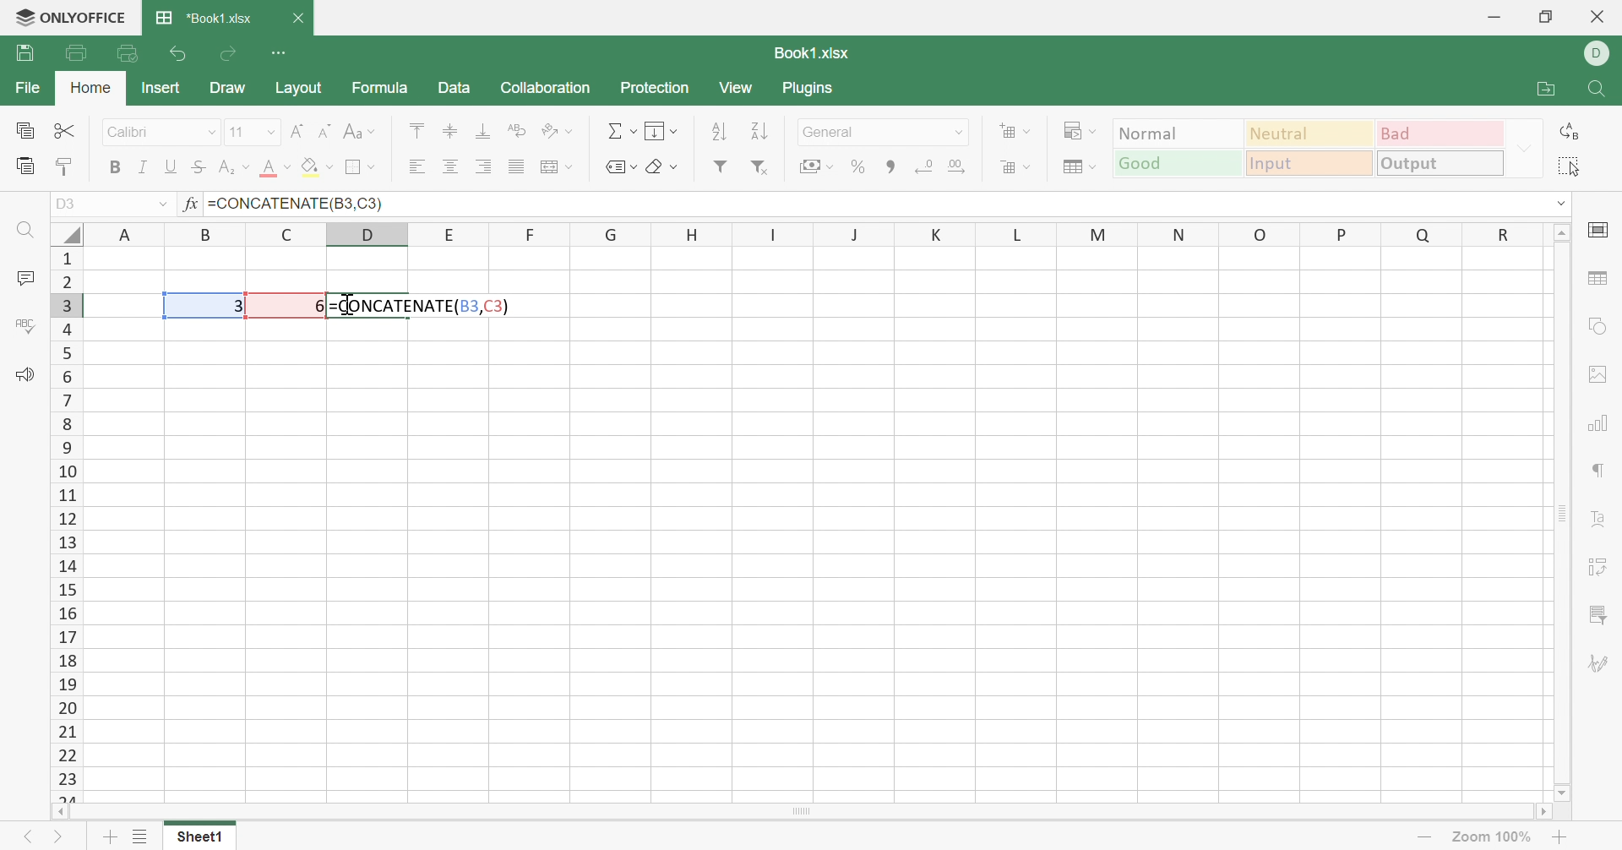 This screenshot has width=1622, height=850. Describe the element at coordinates (252, 130) in the screenshot. I see `Font size` at that location.